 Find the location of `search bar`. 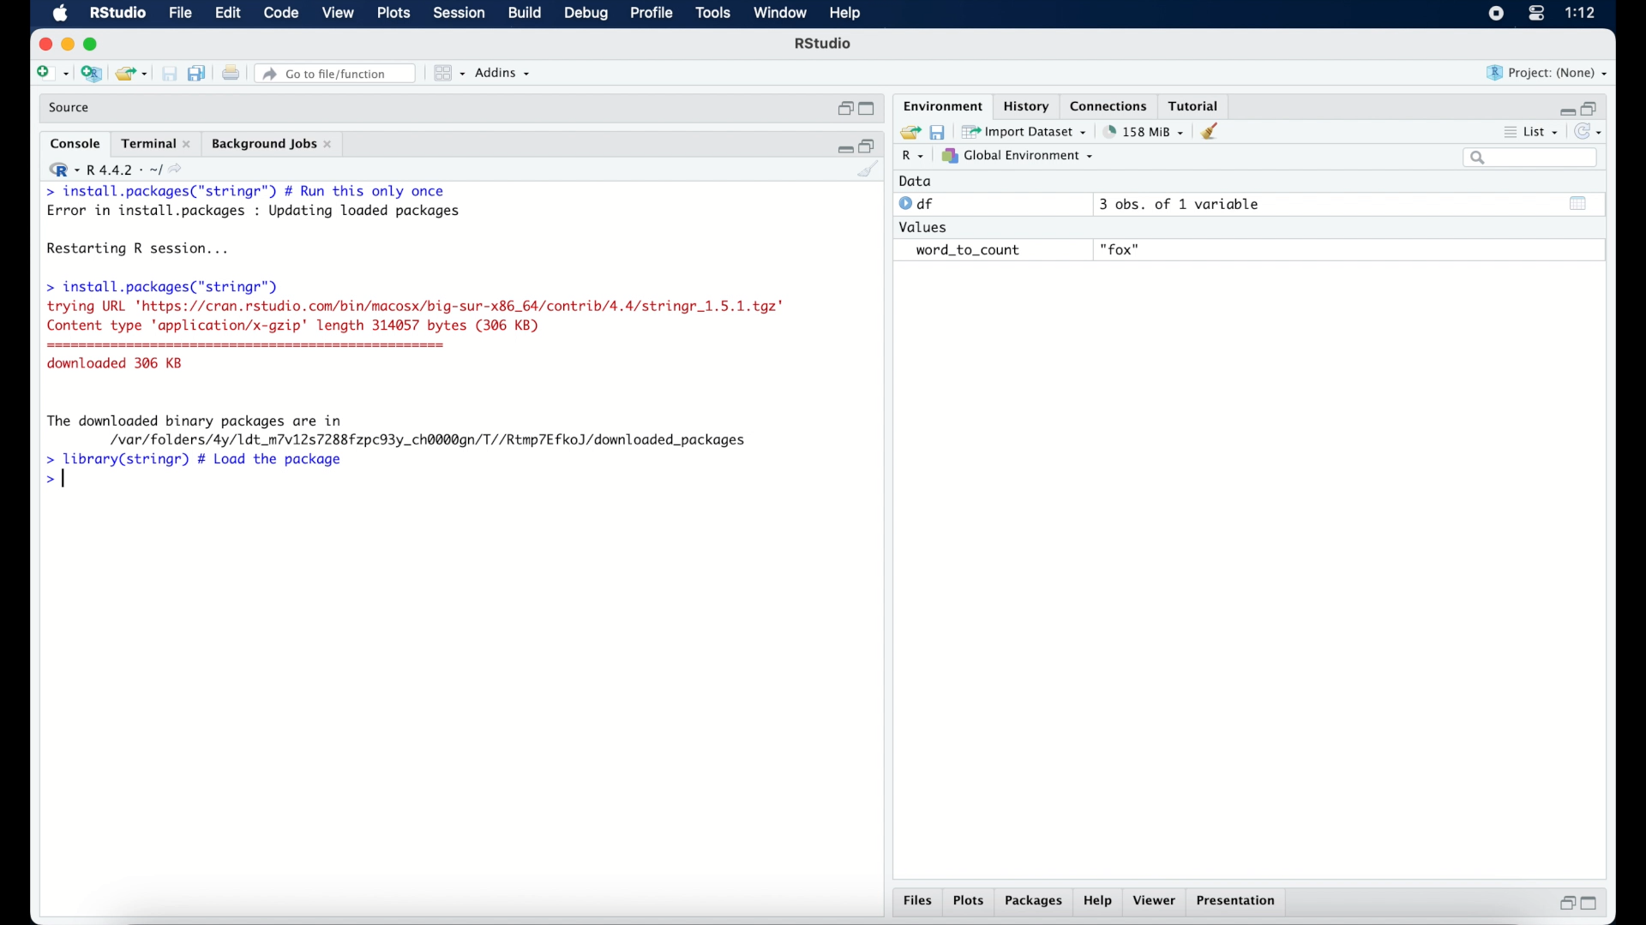

search bar is located at coordinates (1533, 158).